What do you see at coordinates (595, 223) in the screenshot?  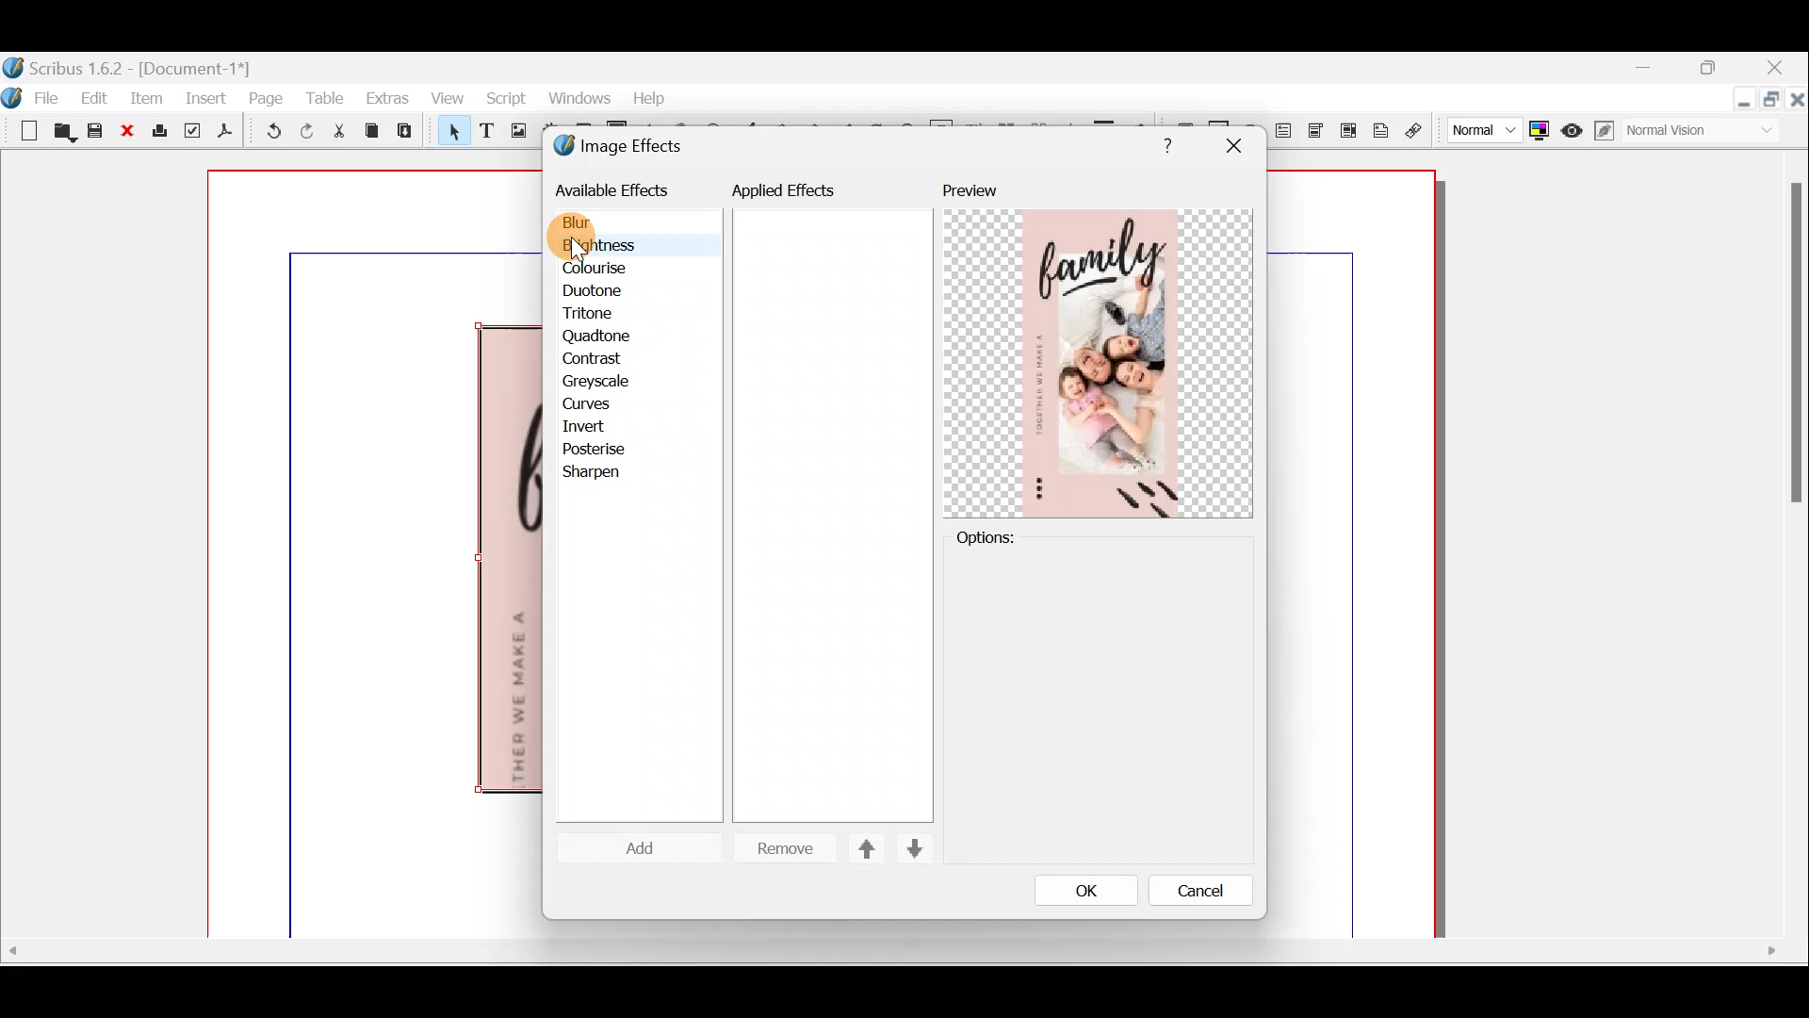 I see `Blur` at bounding box center [595, 223].